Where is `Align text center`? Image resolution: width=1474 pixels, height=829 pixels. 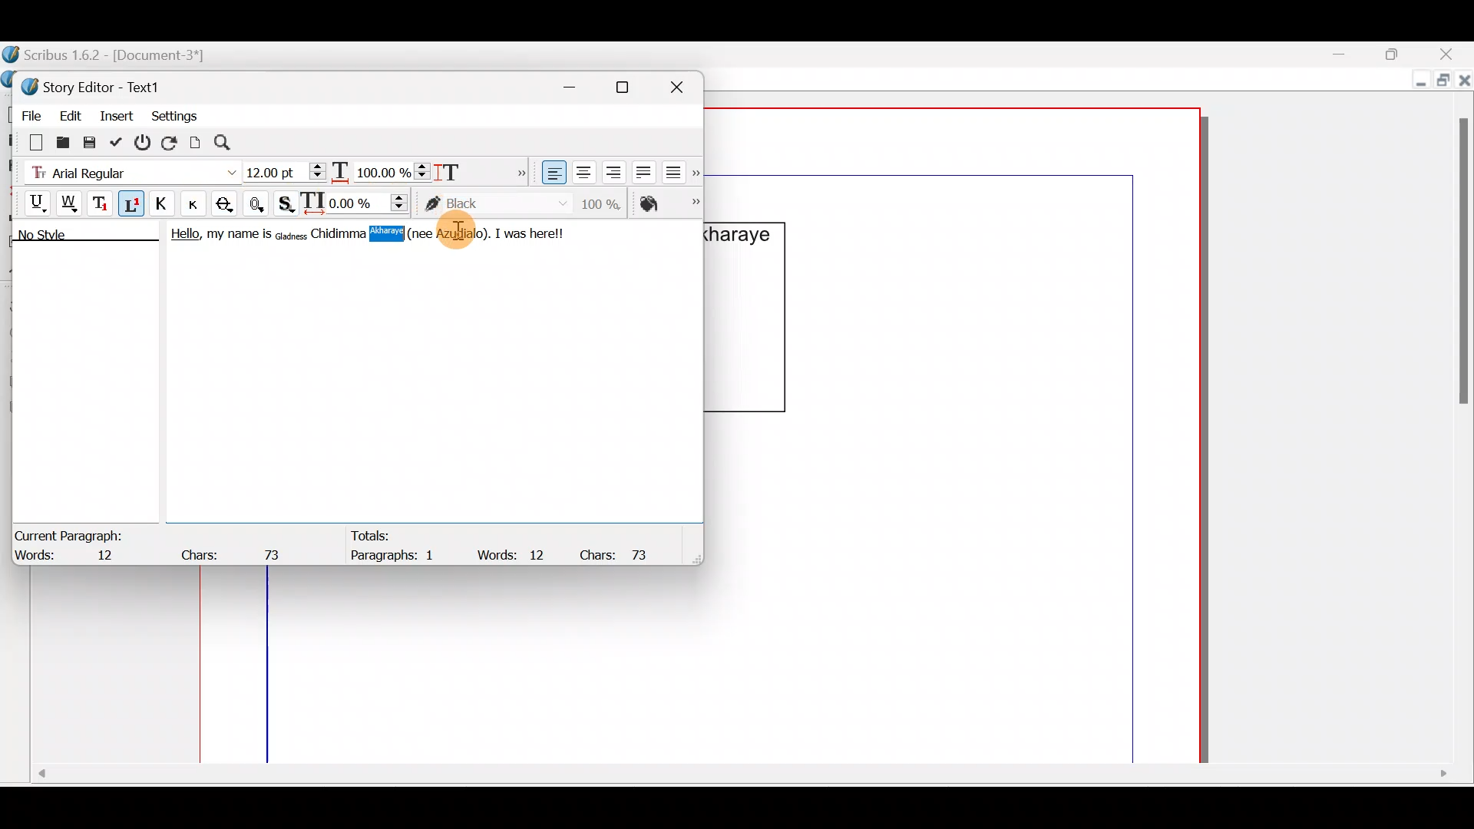 Align text center is located at coordinates (582, 170).